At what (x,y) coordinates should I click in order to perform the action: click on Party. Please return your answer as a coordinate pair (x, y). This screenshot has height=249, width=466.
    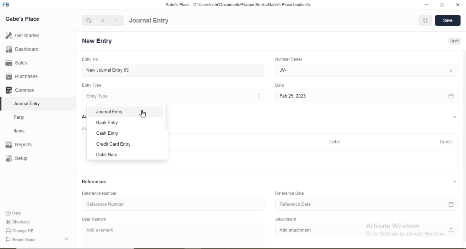
    Looking at the image, I should click on (24, 116).